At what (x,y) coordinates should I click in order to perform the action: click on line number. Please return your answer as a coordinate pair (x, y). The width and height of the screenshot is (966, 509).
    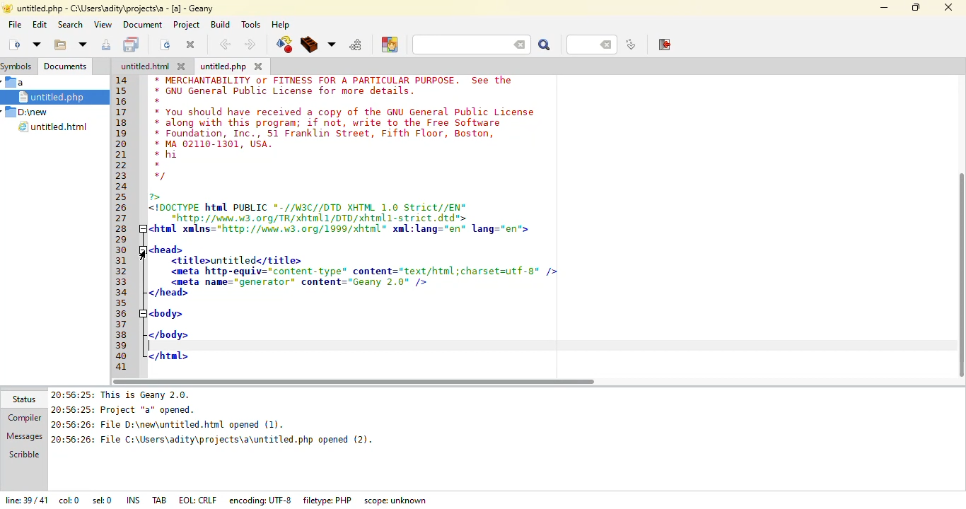
    Looking at the image, I should click on (581, 45).